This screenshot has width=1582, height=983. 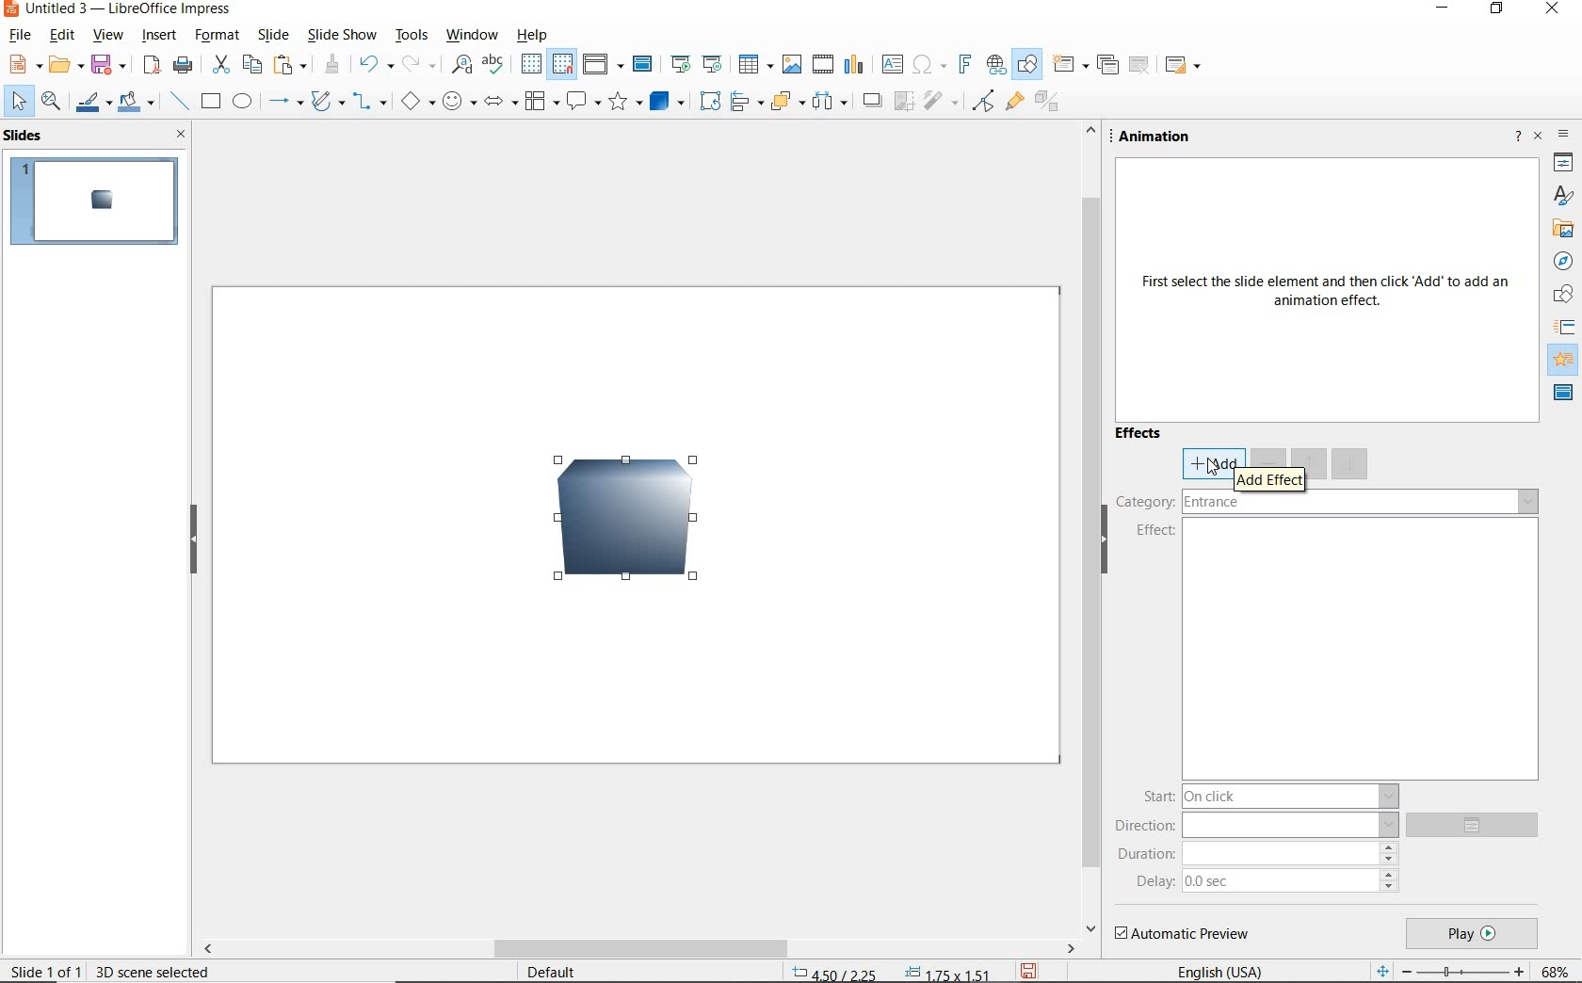 What do you see at coordinates (1154, 534) in the screenshot?
I see `effect` at bounding box center [1154, 534].